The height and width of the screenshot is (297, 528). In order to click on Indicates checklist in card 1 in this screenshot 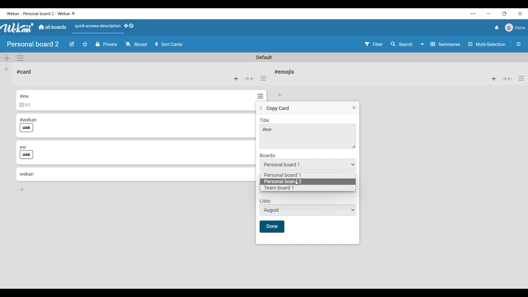, I will do `click(25, 105)`.